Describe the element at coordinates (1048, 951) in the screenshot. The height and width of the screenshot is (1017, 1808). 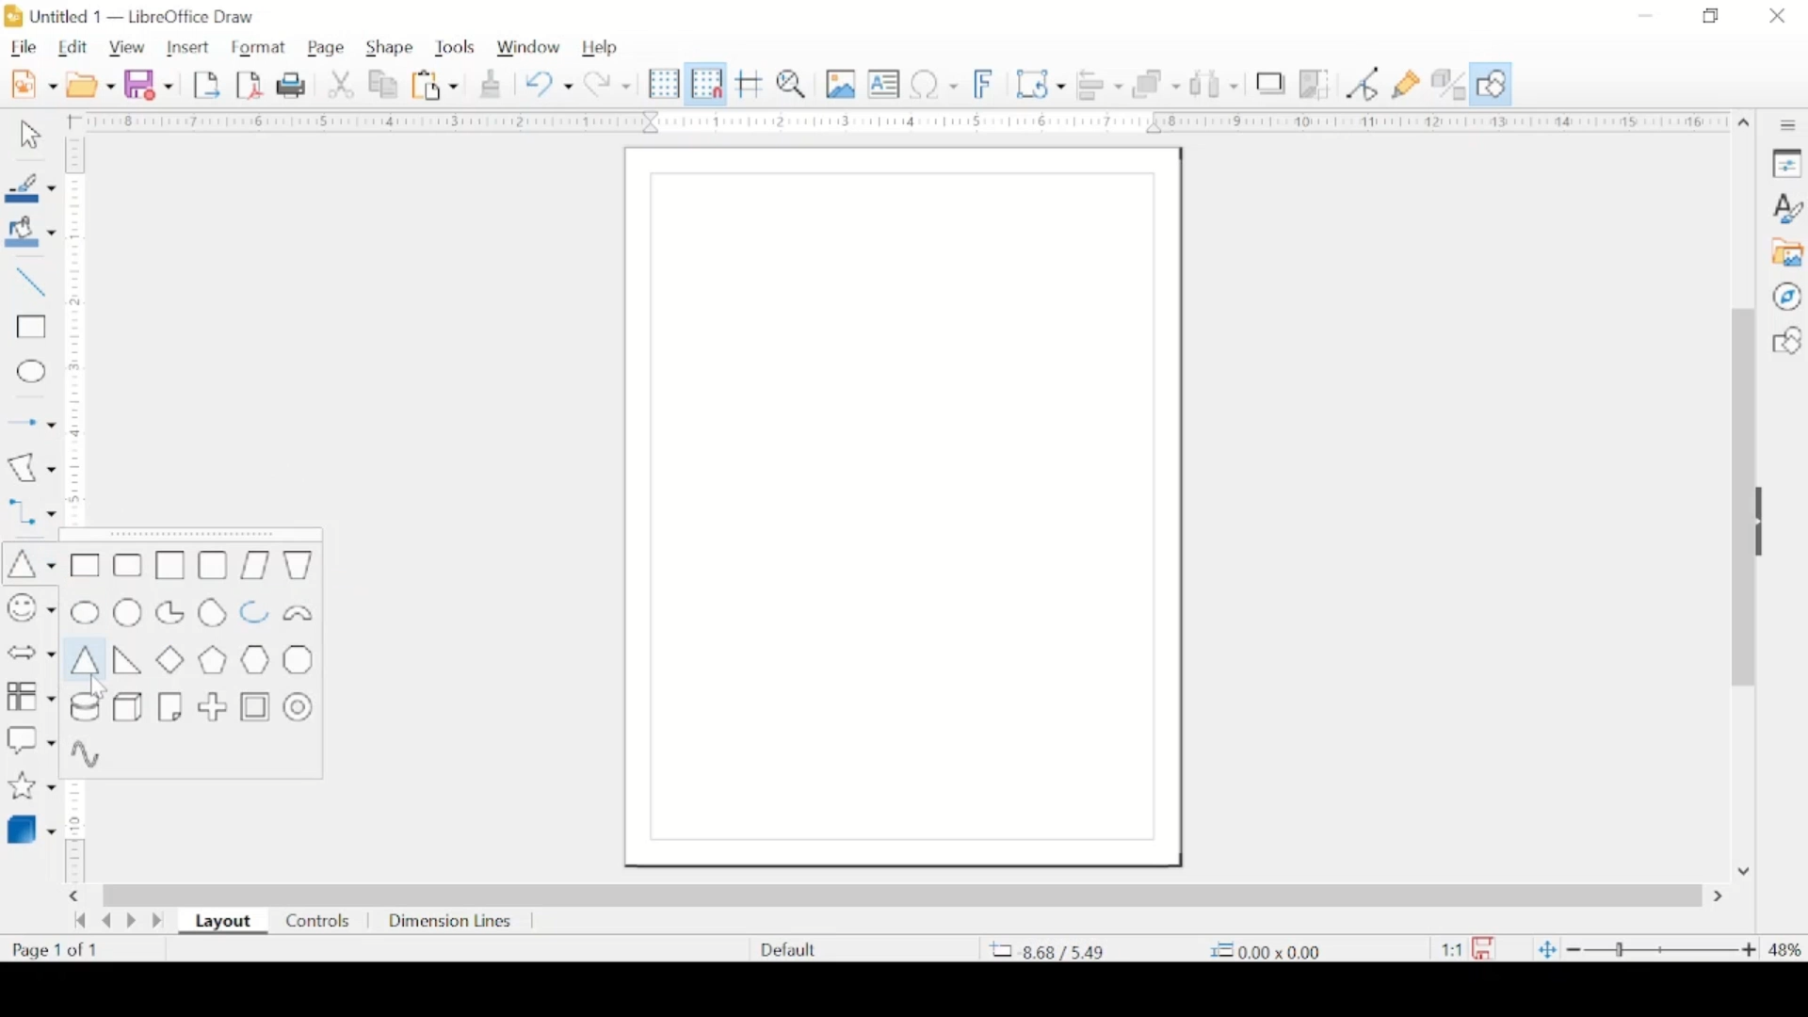
I see `coordinate` at that location.